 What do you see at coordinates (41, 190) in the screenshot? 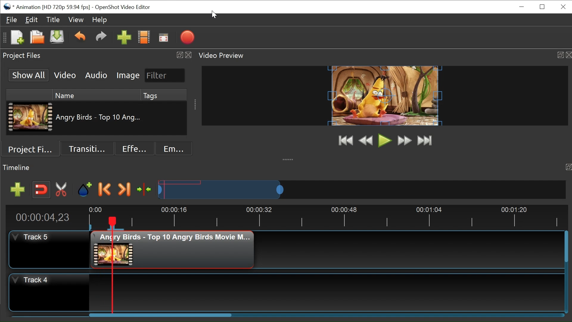
I see `Snap` at bounding box center [41, 190].